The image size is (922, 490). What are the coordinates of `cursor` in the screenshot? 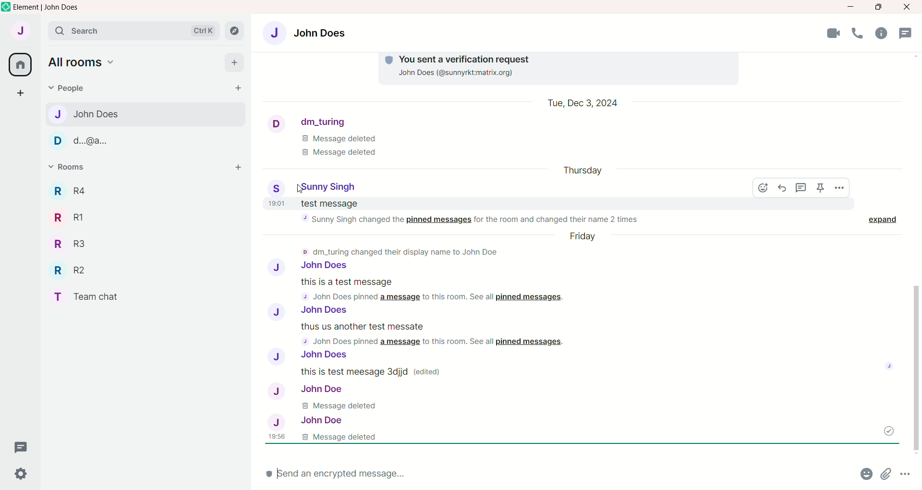 It's located at (299, 187).